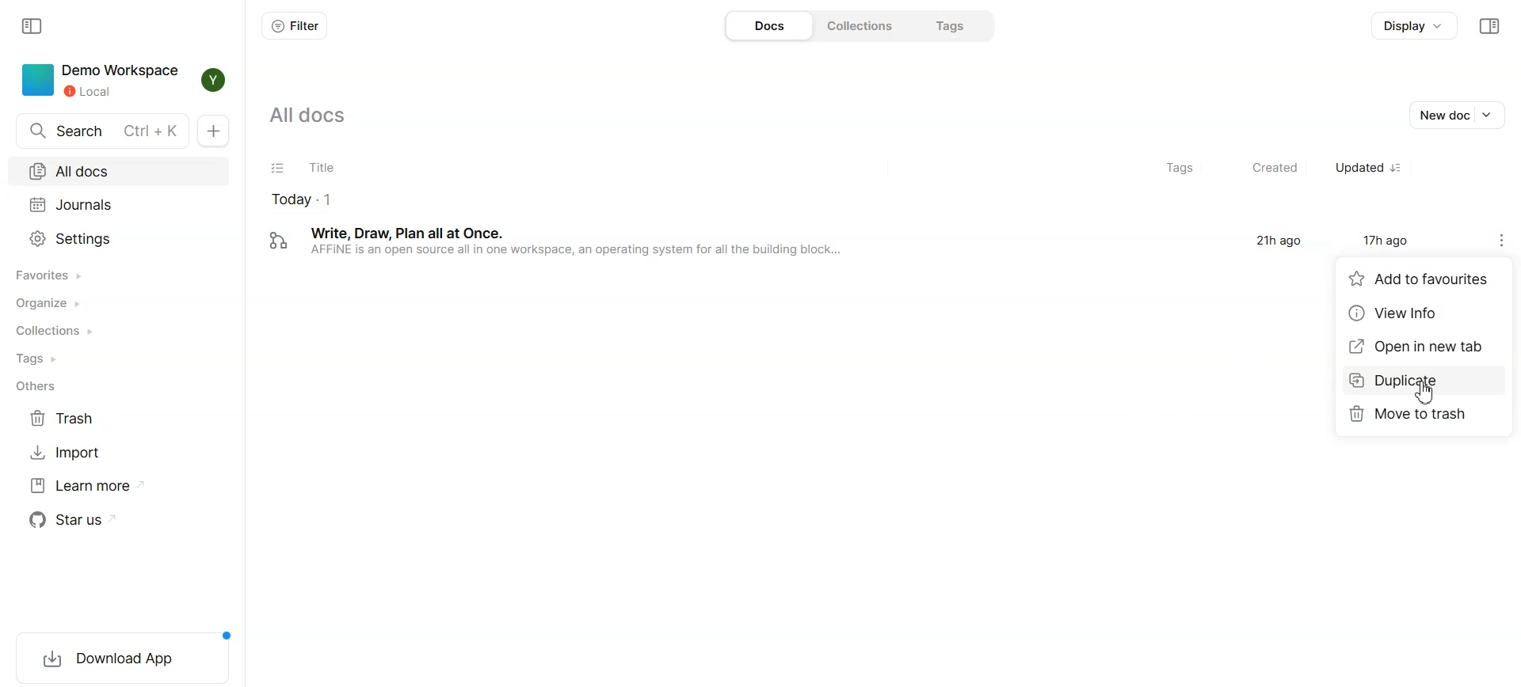 The width and height of the screenshot is (1521, 687). I want to click on Tags, so click(120, 359).